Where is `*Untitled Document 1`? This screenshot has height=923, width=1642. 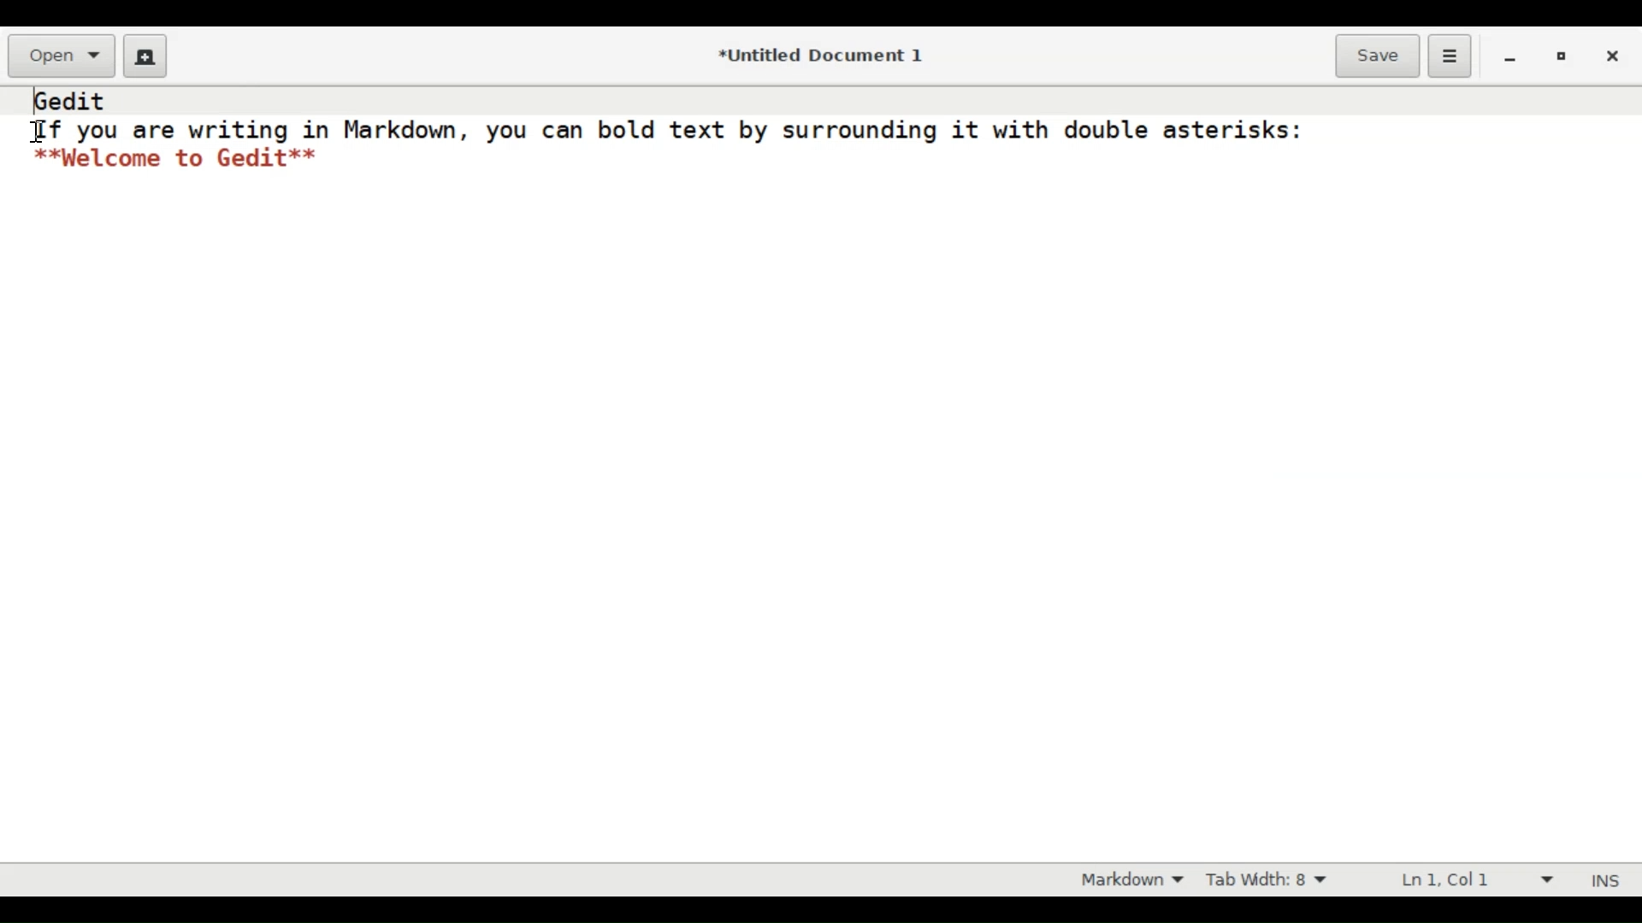 *Untitled Document 1 is located at coordinates (819, 56).